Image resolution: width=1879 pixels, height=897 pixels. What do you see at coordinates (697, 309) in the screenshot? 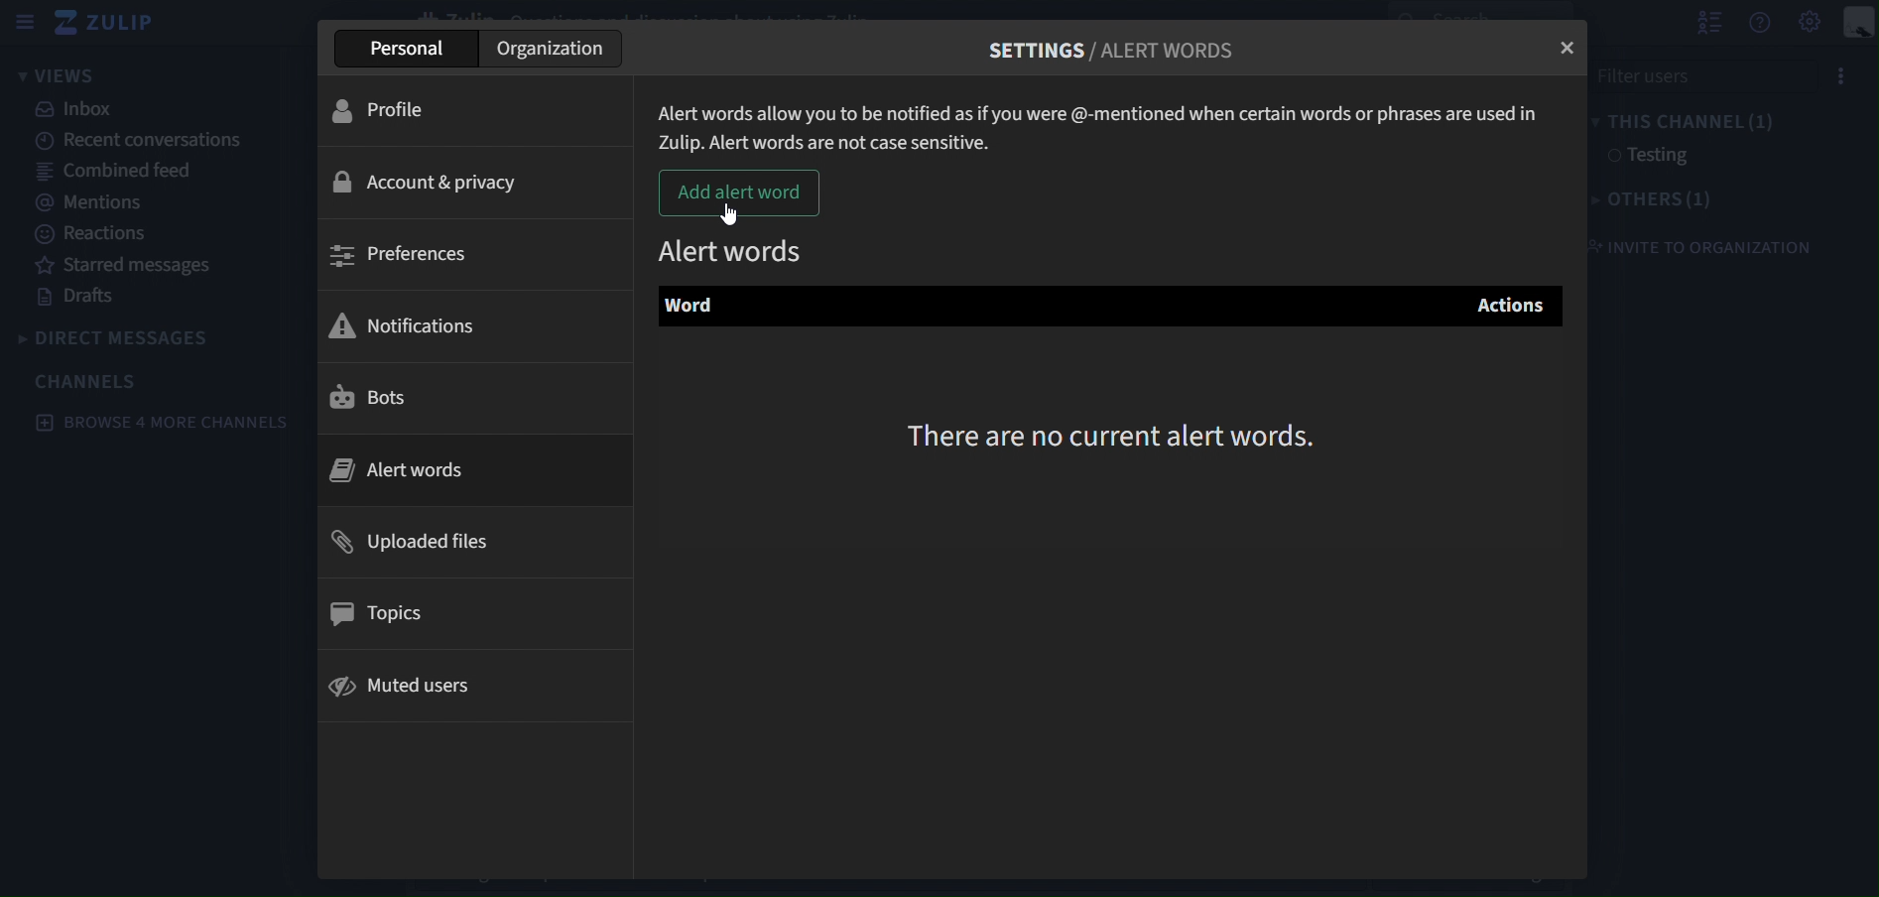
I see `Word` at bounding box center [697, 309].